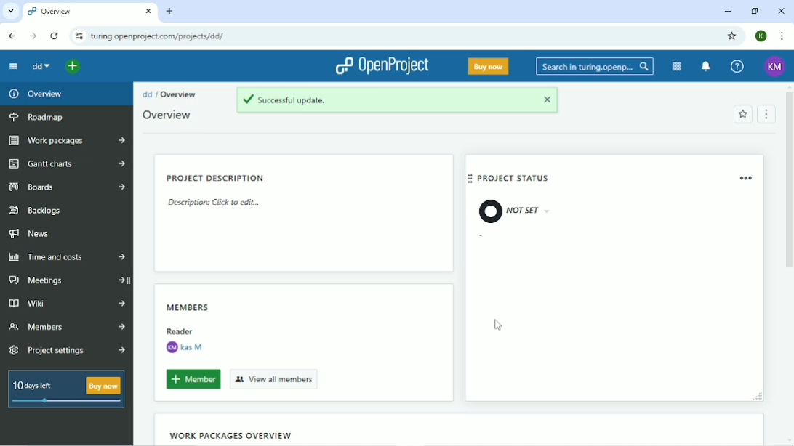 This screenshot has width=794, height=446. What do you see at coordinates (217, 177) in the screenshot?
I see `Project description` at bounding box center [217, 177].